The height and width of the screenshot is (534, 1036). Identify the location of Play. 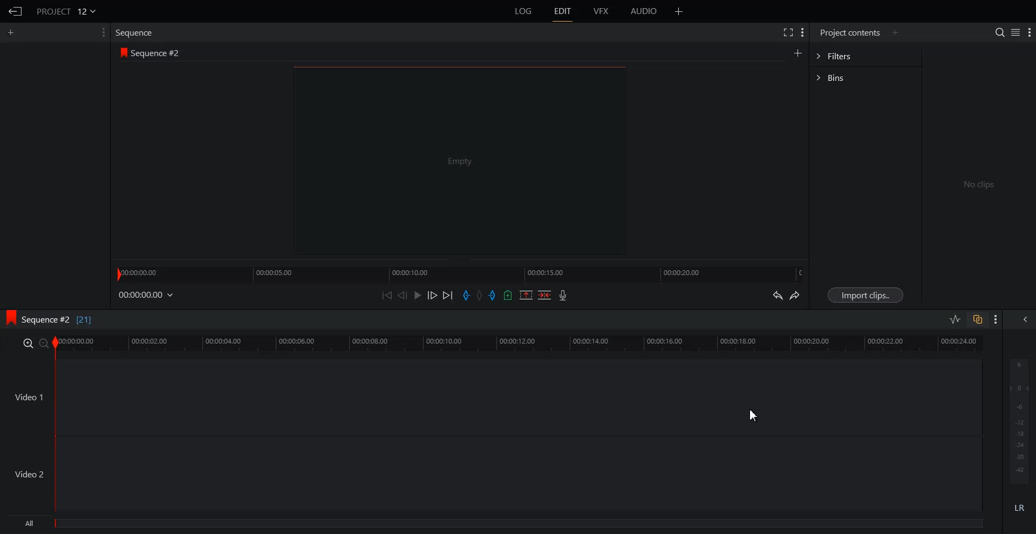
(418, 295).